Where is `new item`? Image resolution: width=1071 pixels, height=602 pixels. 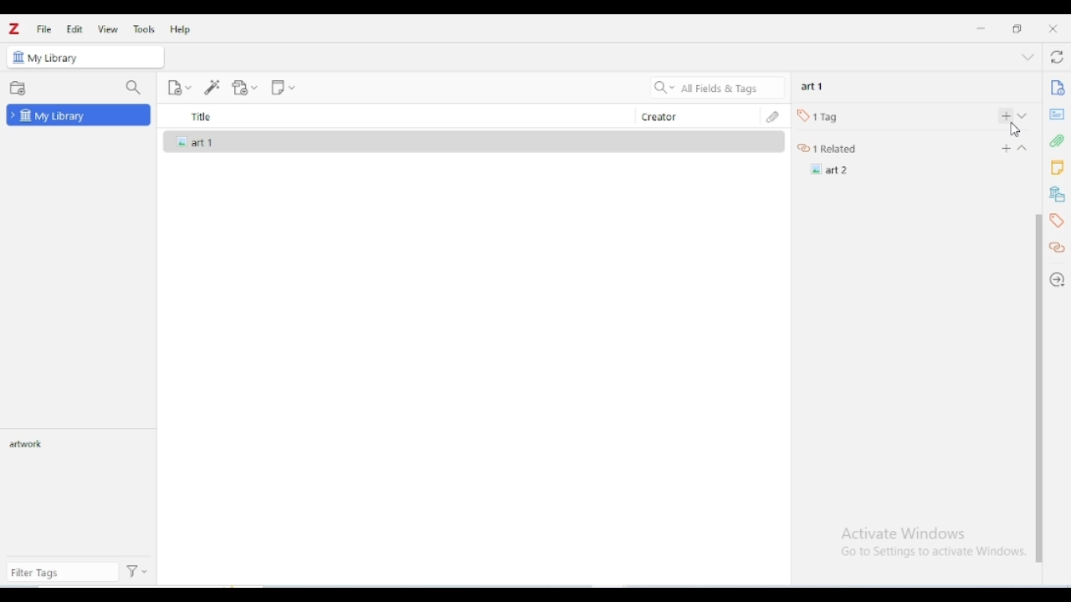 new item is located at coordinates (179, 88).